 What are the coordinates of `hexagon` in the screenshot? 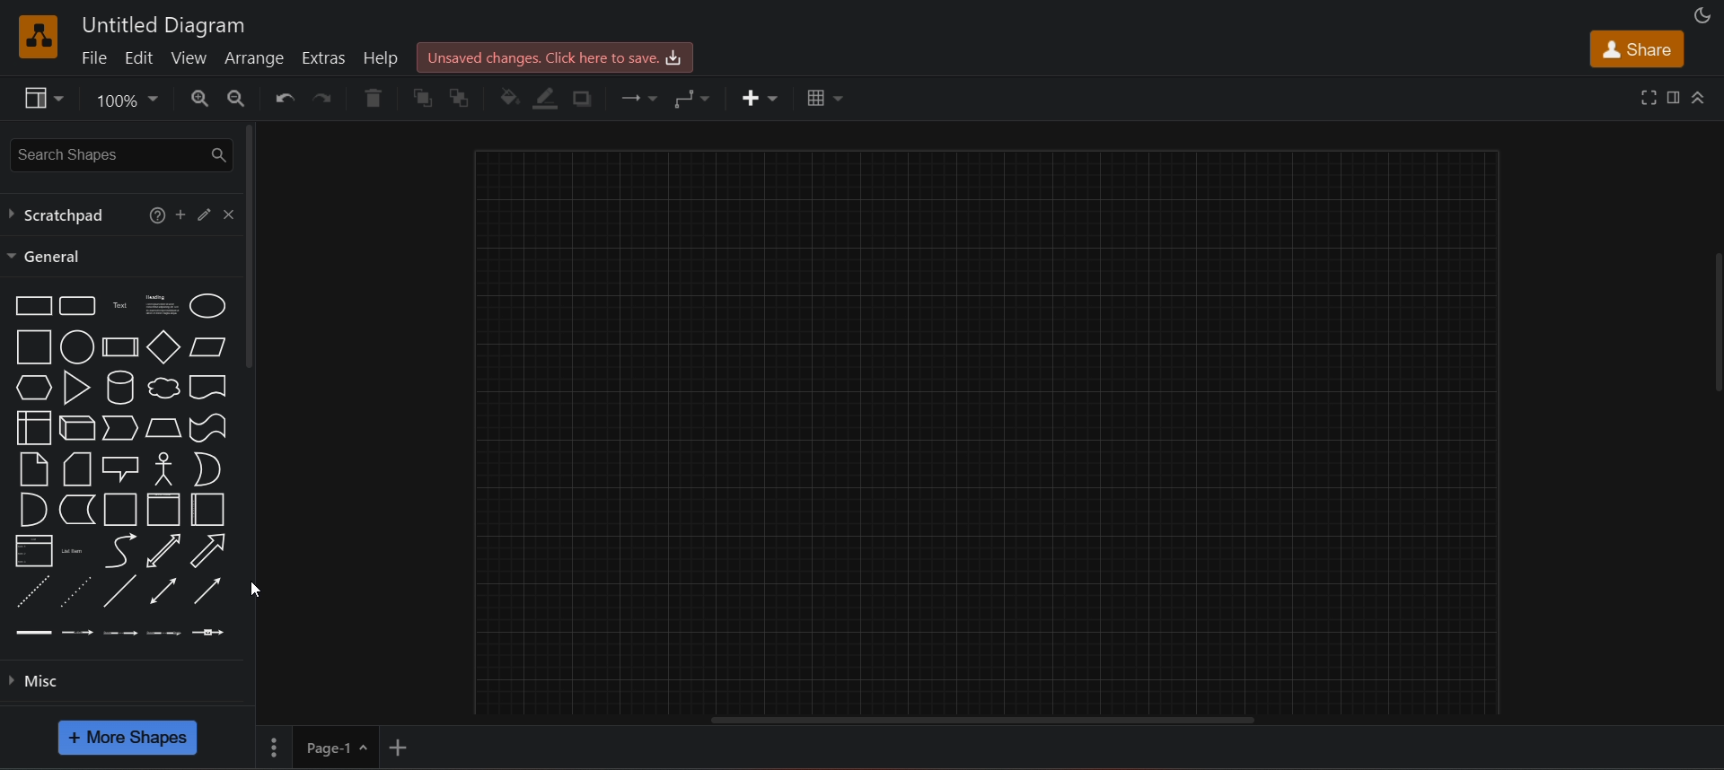 It's located at (34, 387).